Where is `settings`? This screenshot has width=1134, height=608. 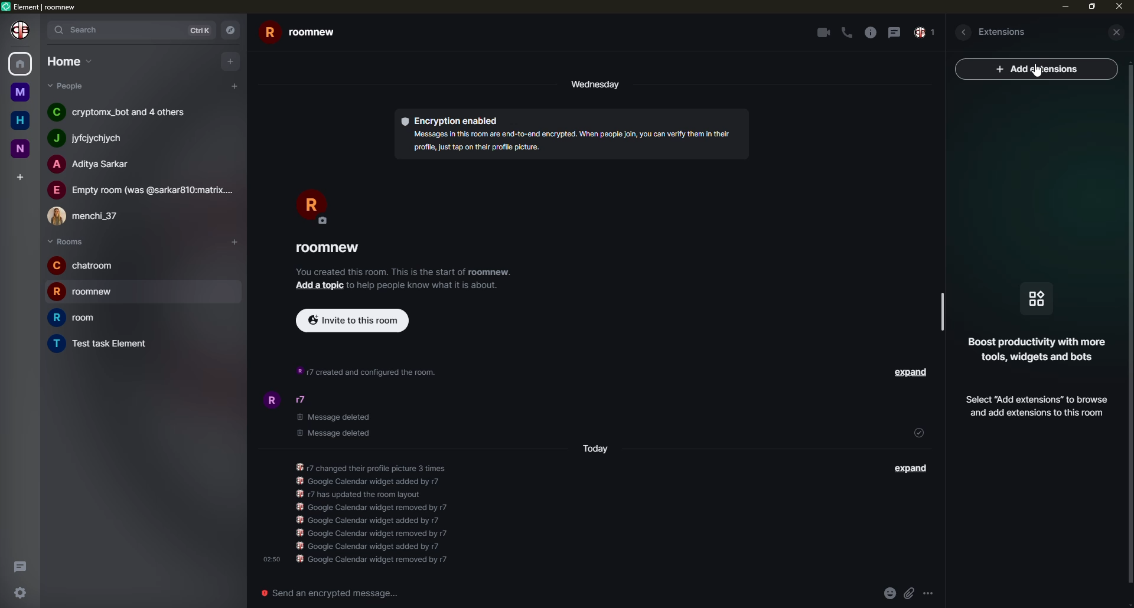
settings is located at coordinates (24, 596).